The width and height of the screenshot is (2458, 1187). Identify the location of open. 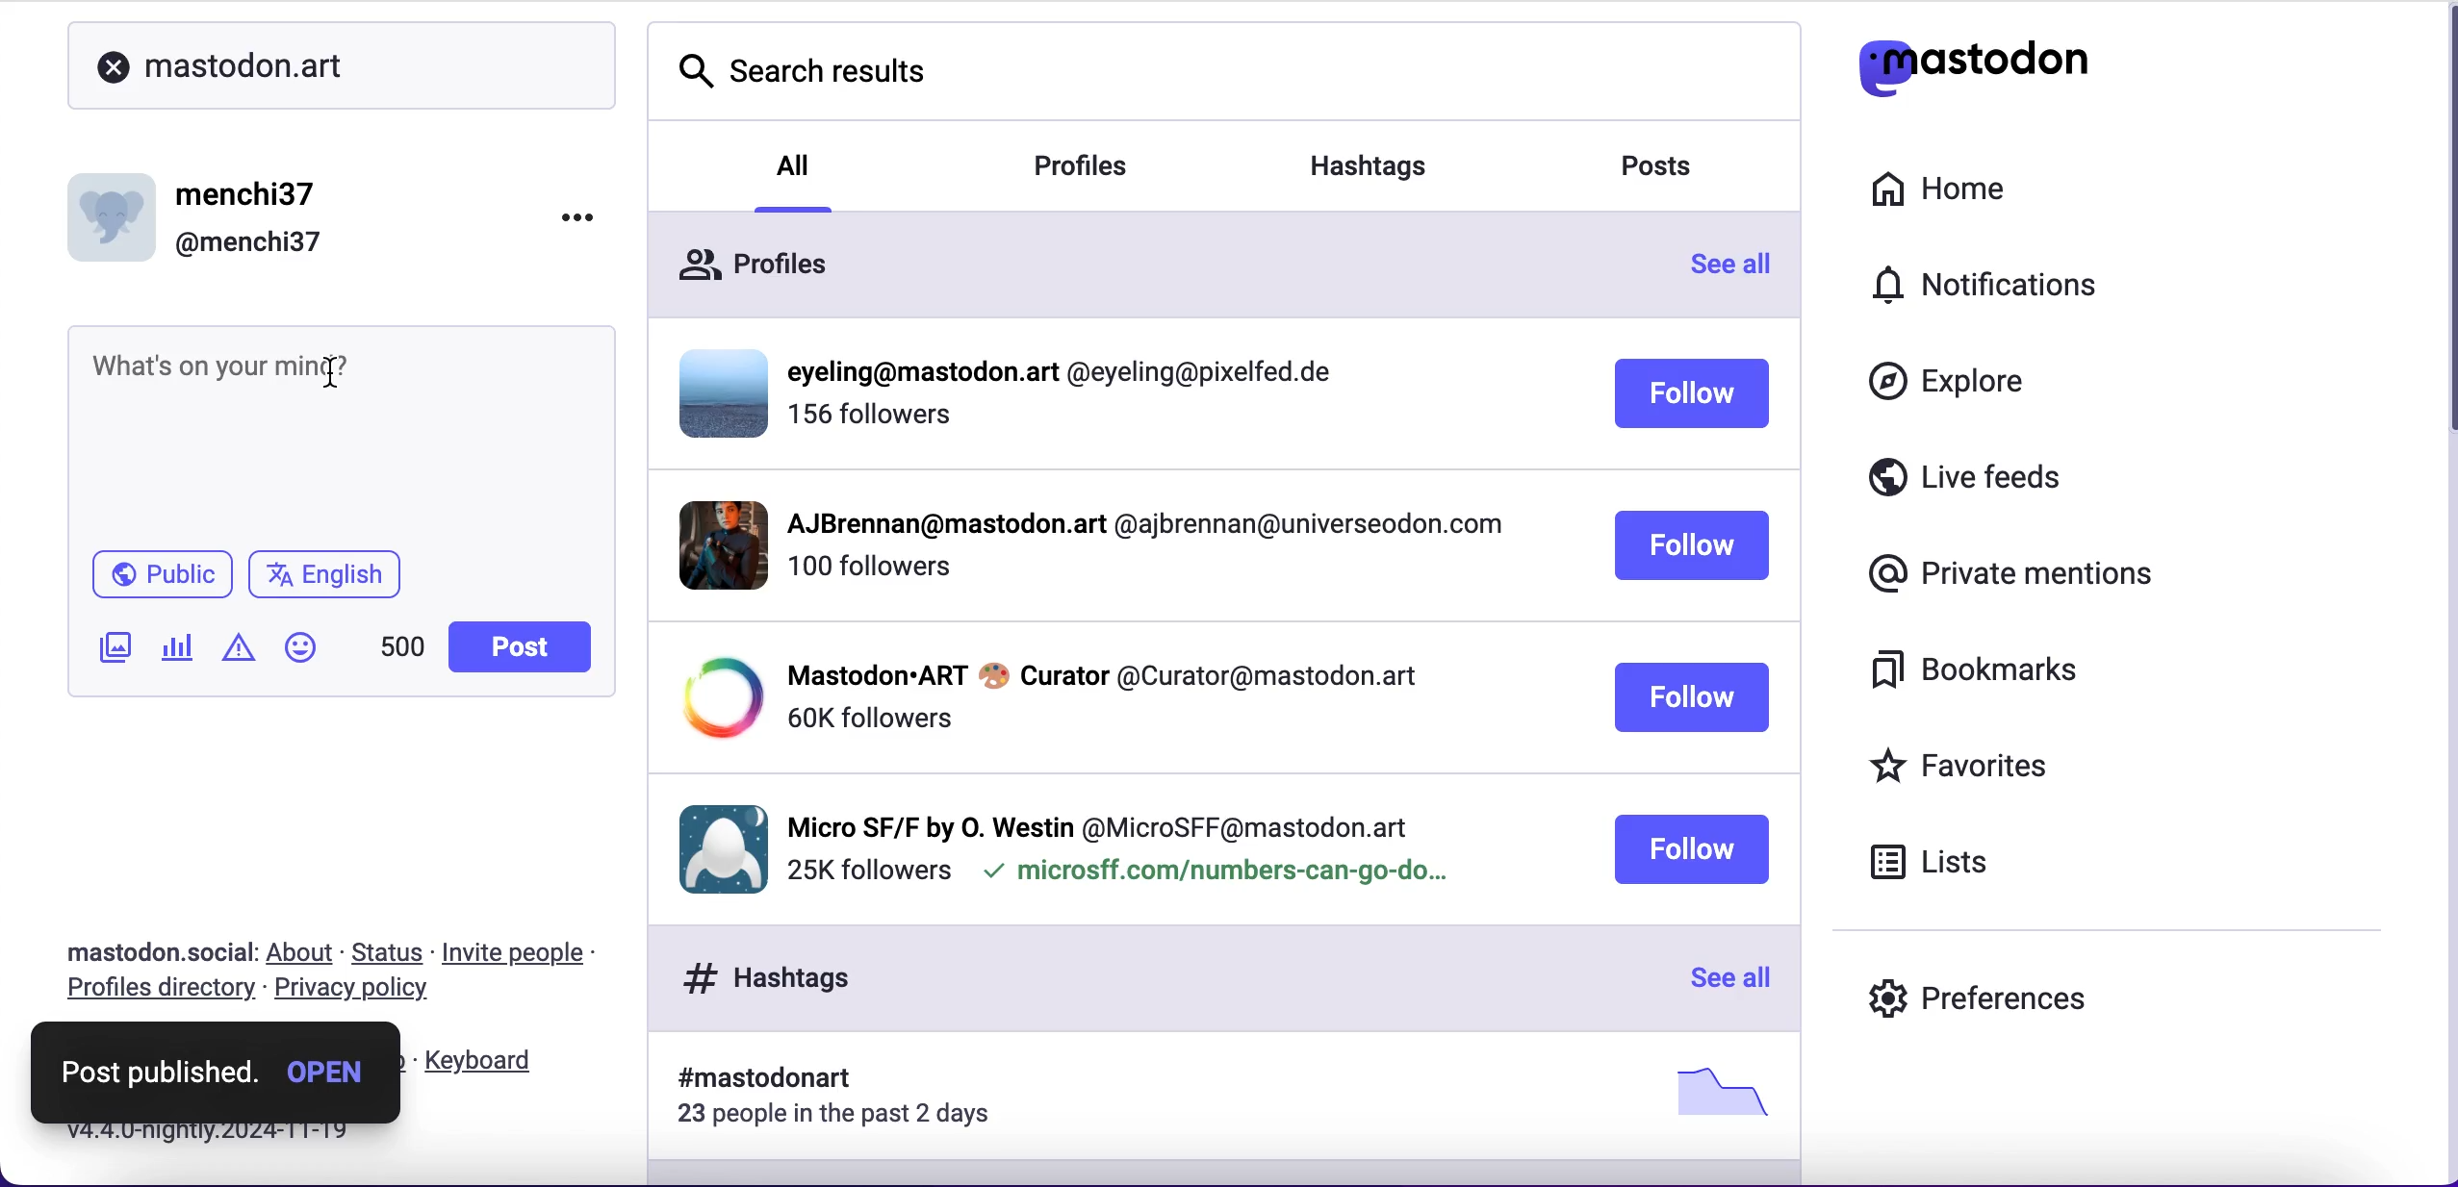
(323, 1069).